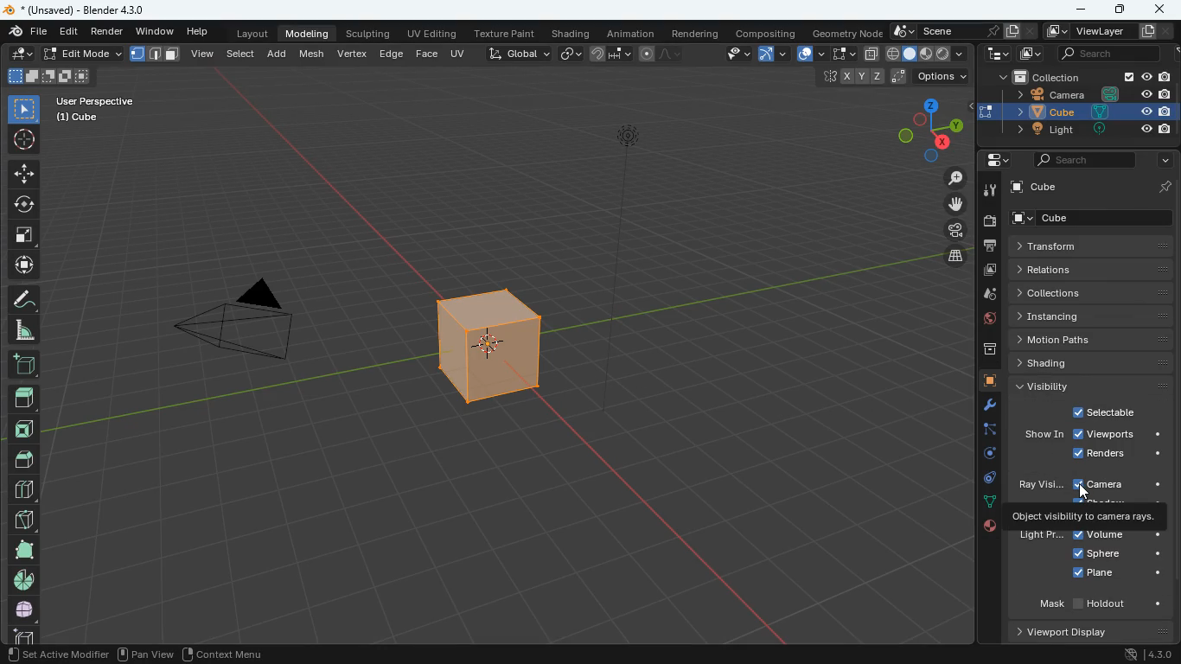 The image size is (1181, 664). Describe the element at coordinates (1144, 655) in the screenshot. I see `version` at that location.